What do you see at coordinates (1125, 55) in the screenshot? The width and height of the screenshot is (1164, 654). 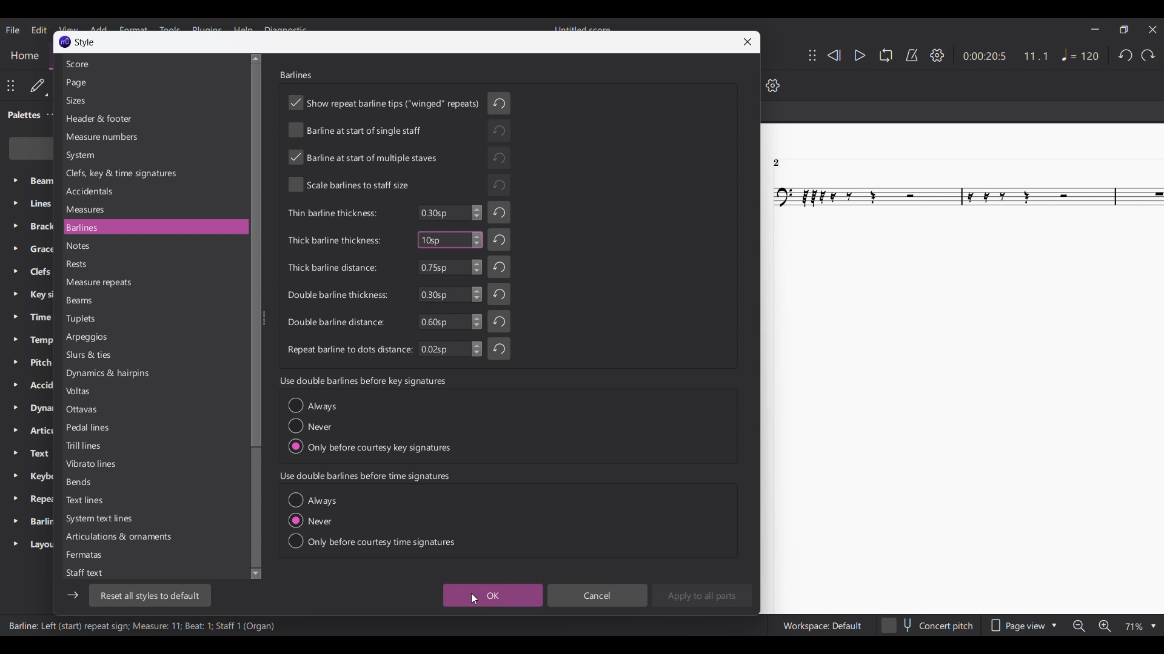 I see `Undo` at bounding box center [1125, 55].